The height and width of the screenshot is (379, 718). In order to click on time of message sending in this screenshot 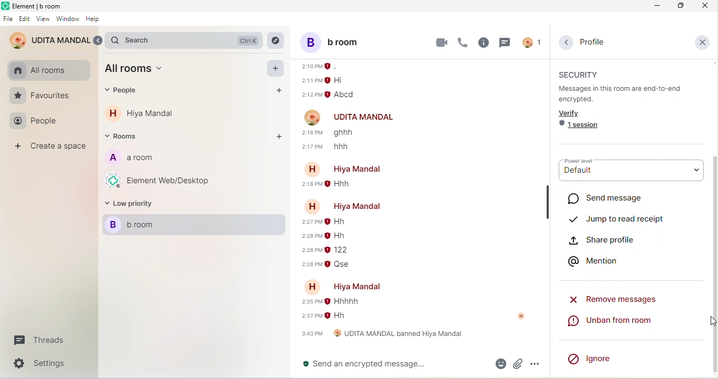, I will do `click(311, 80)`.